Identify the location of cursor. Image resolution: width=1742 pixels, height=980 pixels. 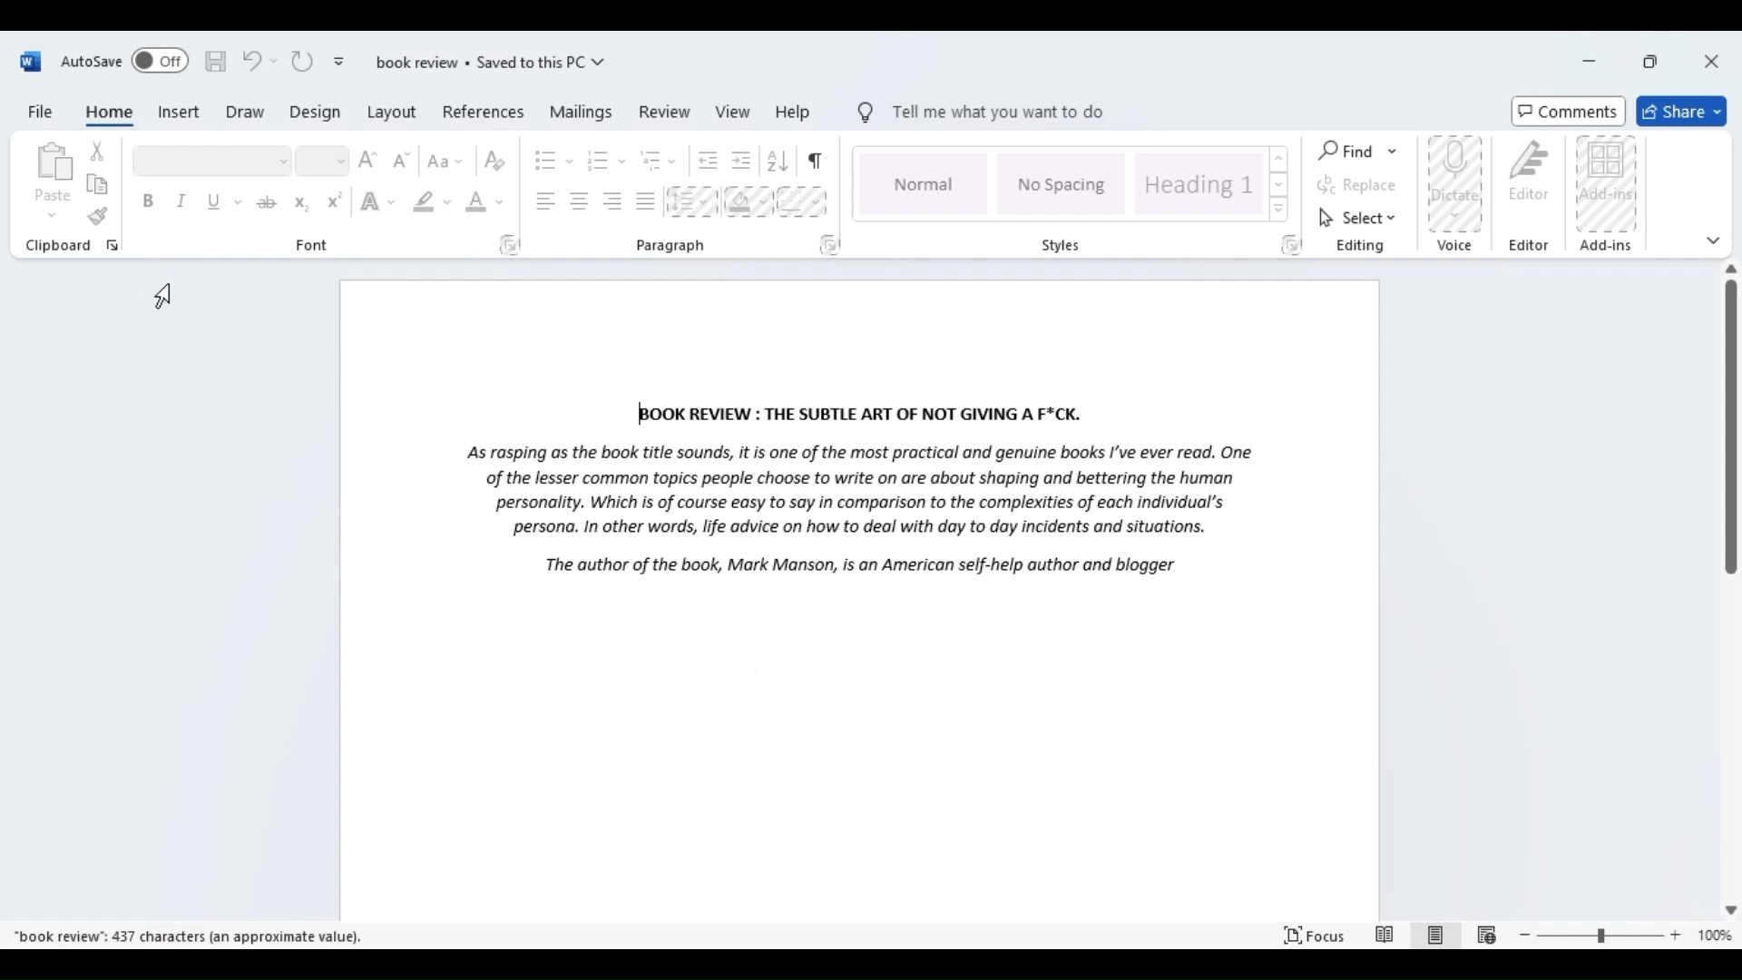
(168, 292).